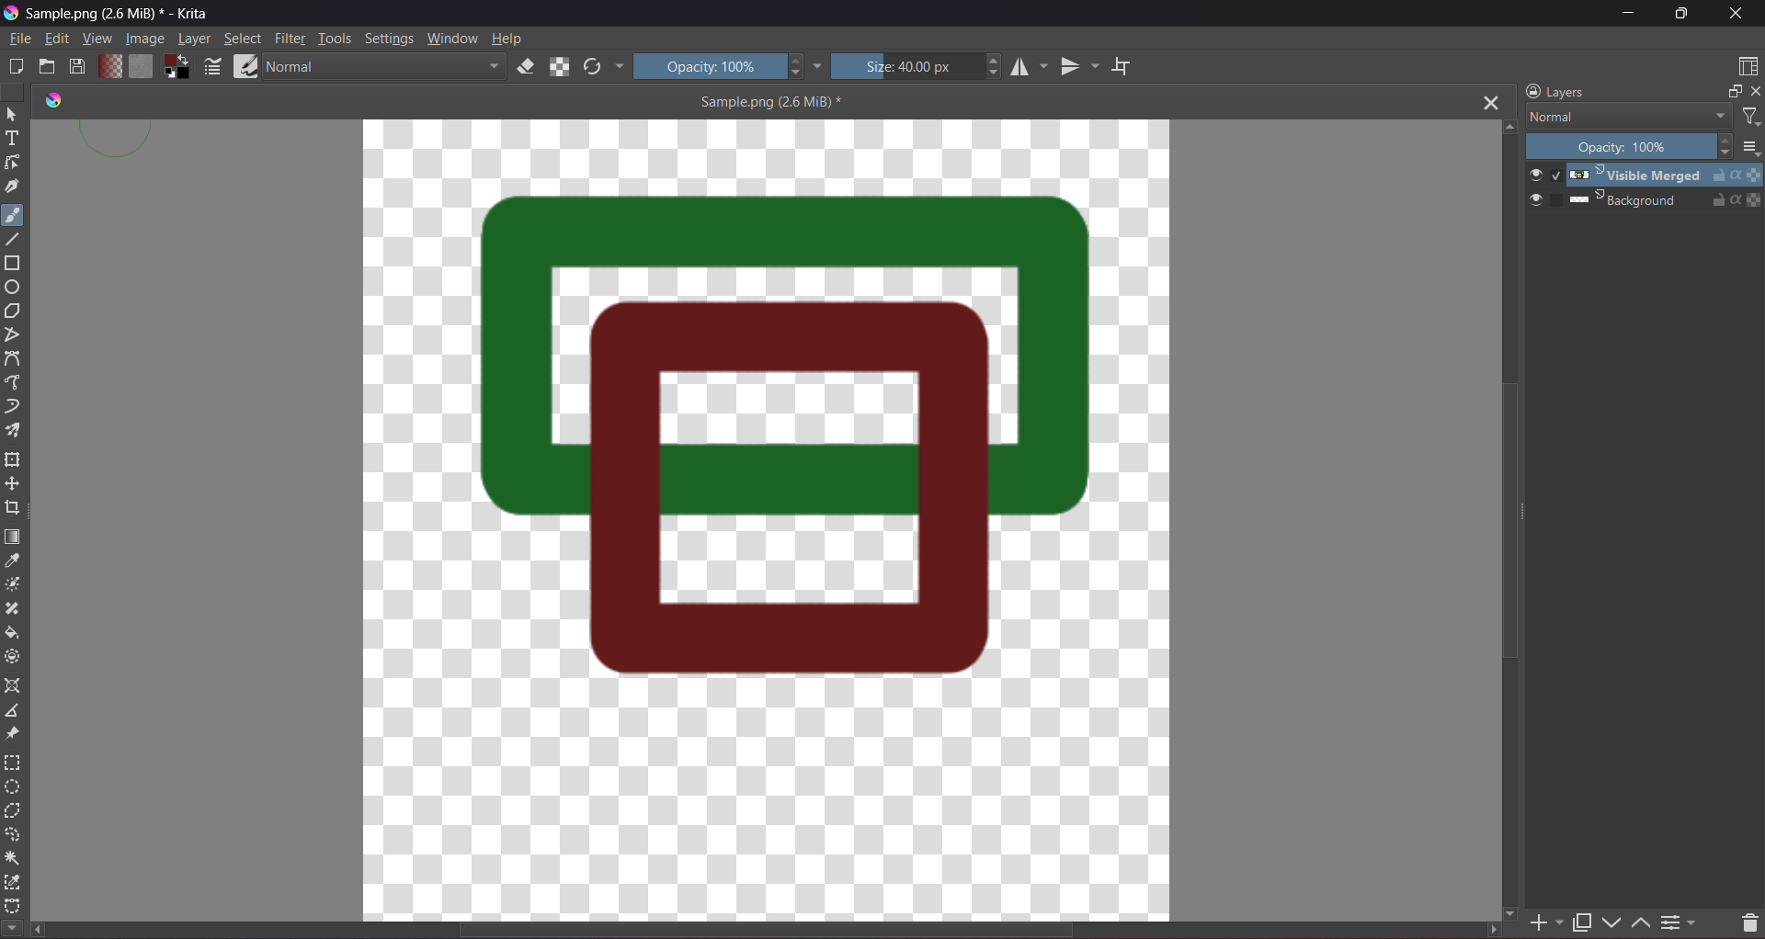 This screenshot has height=939, width=1765. Describe the element at coordinates (17, 360) in the screenshot. I see `Bezier Curve Tool` at that location.